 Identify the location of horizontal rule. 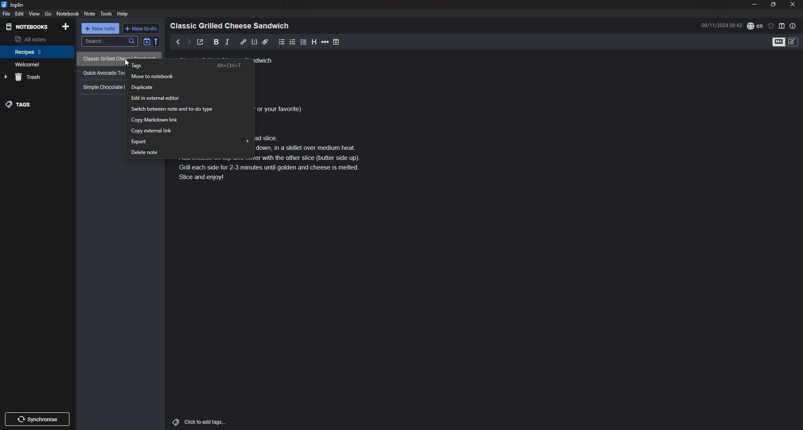
(325, 42).